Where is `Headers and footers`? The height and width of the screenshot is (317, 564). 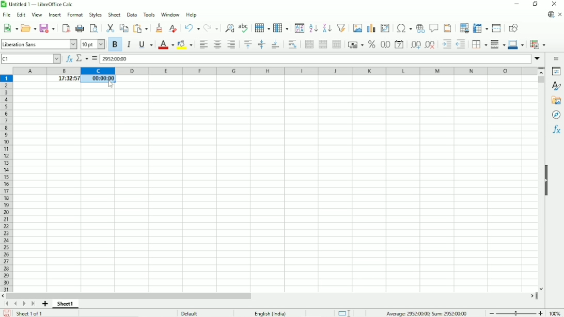
Headers and footers is located at coordinates (448, 28).